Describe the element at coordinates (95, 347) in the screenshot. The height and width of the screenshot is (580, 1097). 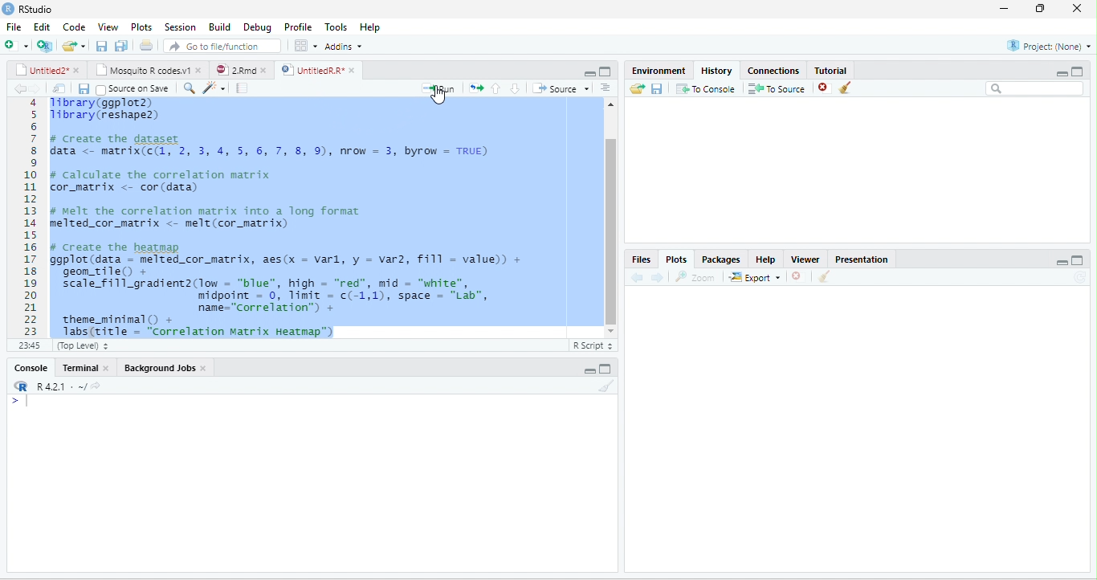
I see `top level` at that location.